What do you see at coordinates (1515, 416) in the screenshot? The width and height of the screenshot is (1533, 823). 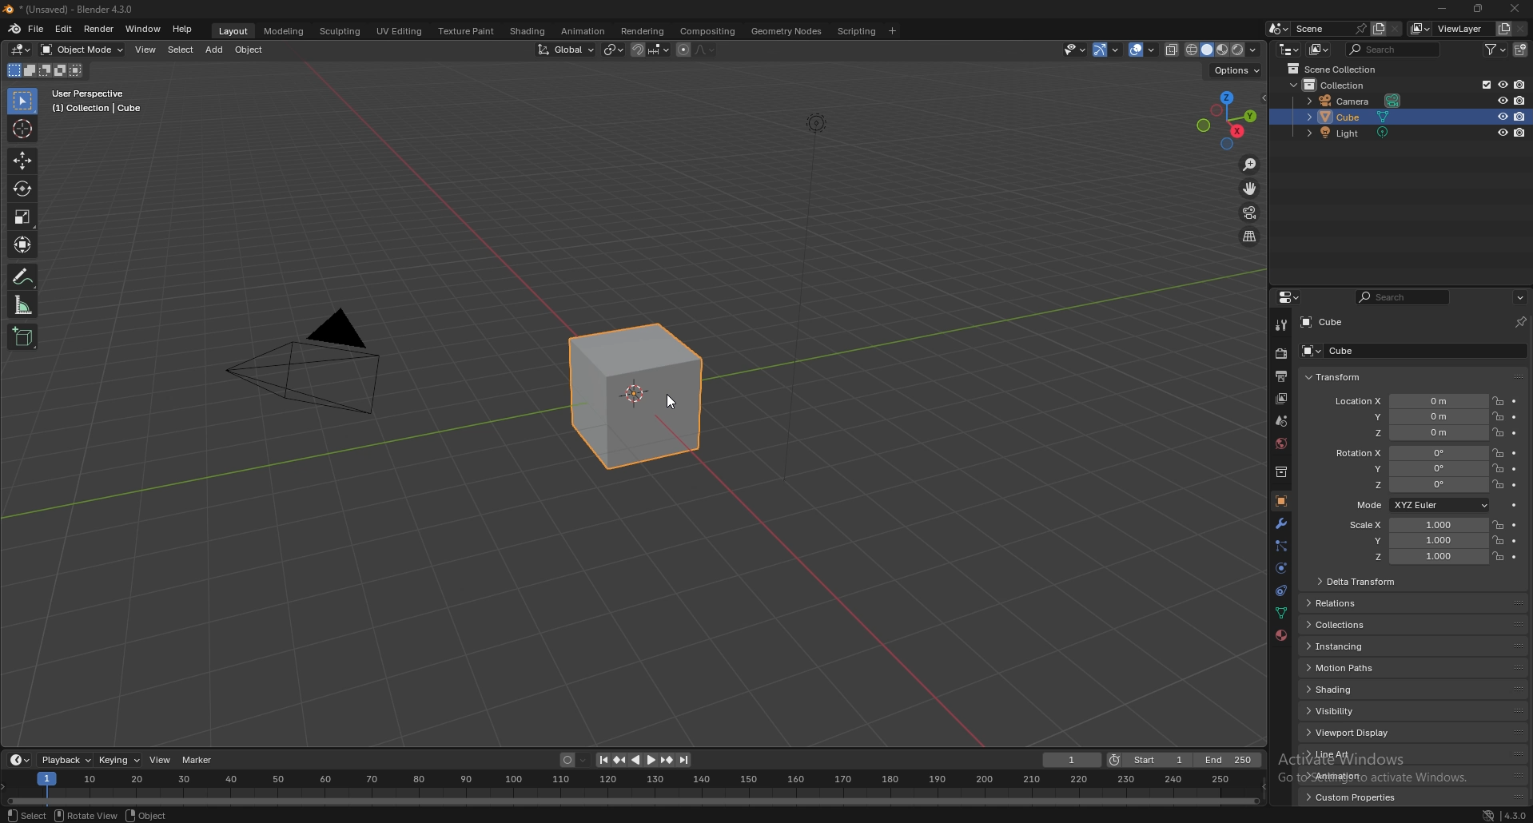 I see `animate property` at bounding box center [1515, 416].